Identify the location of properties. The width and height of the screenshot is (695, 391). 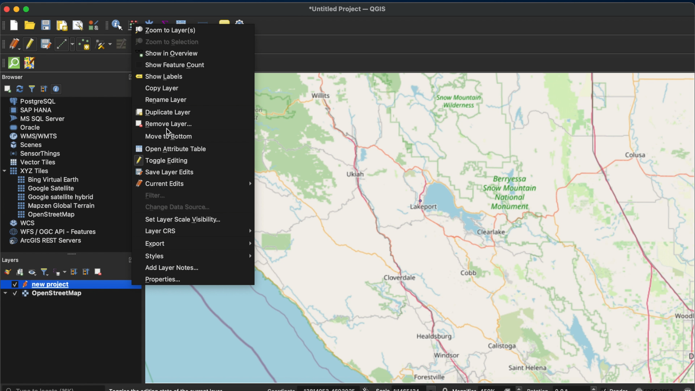
(161, 280).